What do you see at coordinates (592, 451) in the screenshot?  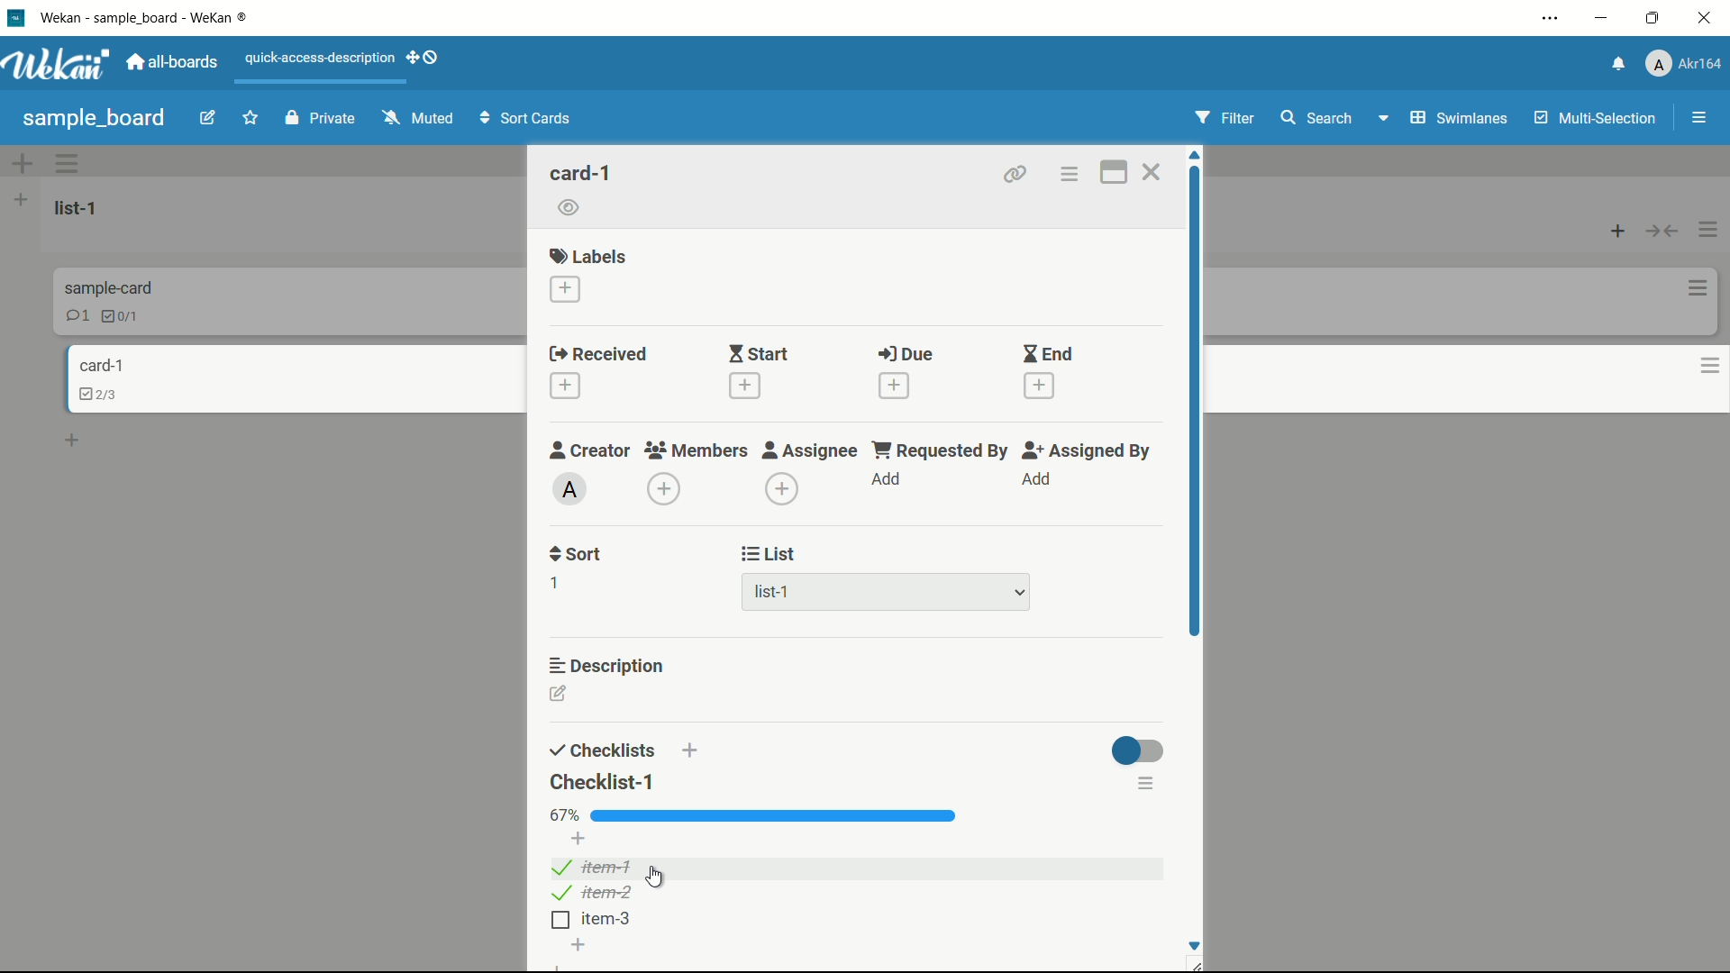 I see `creator` at bounding box center [592, 451].